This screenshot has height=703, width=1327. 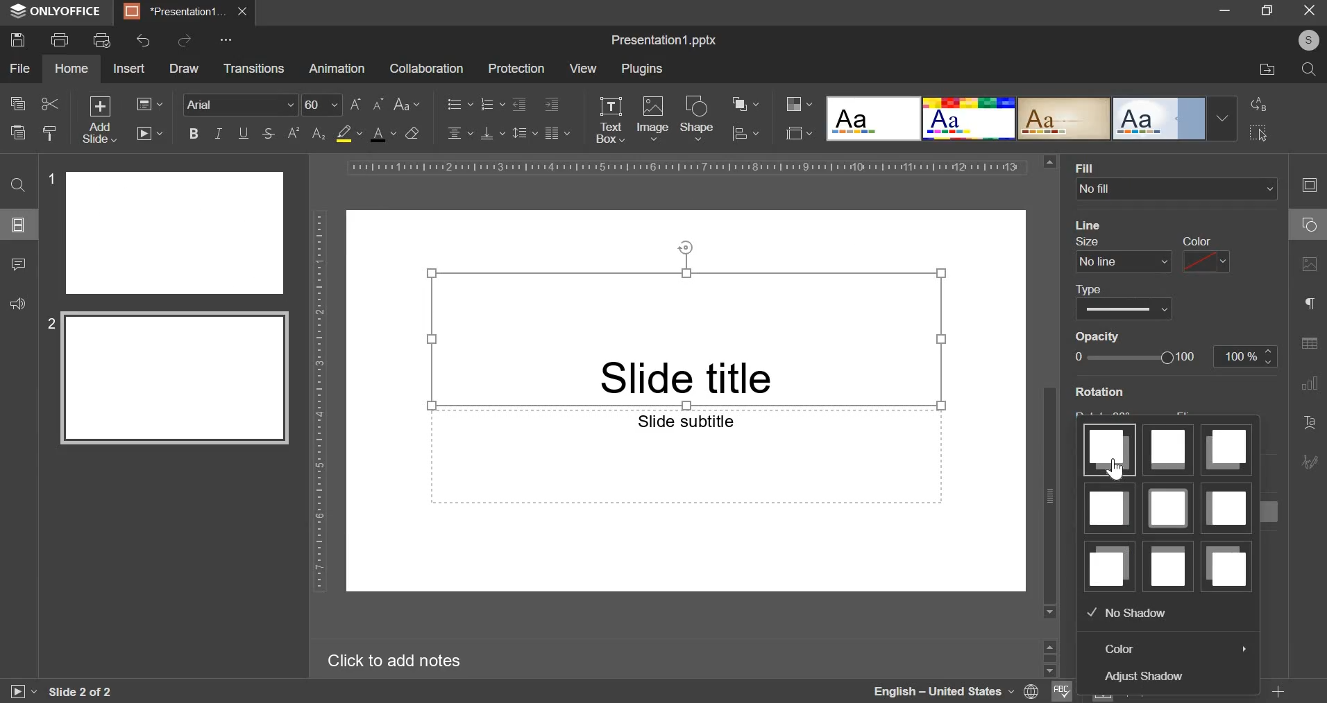 I want to click on click to add notes, so click(x=404, y=660).